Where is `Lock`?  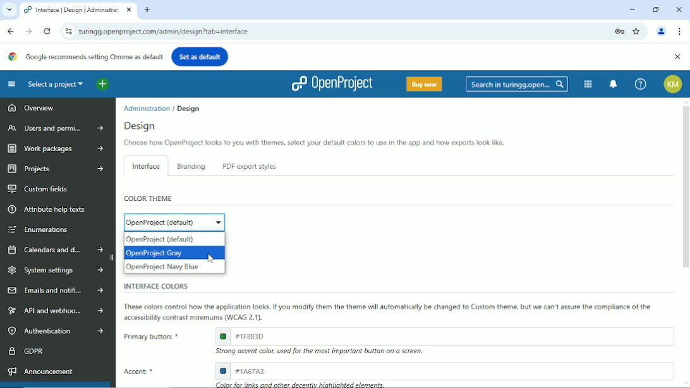 Lock is located at coordinates (619, 30).